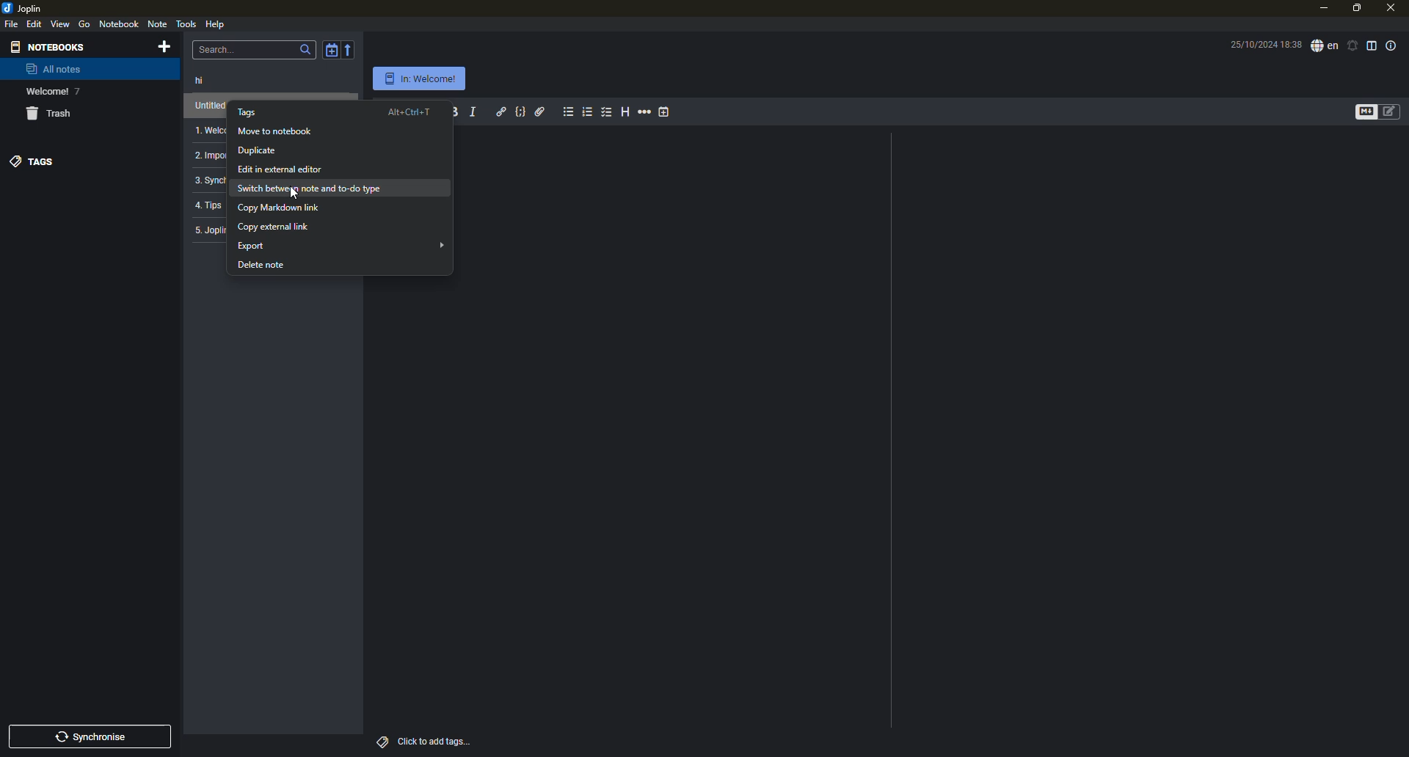 This screenshot has height=757, width=1409. What do you see at coordinates (25, 7) in the screenshot?
I see `joplin` at bounding box center [25, 7].